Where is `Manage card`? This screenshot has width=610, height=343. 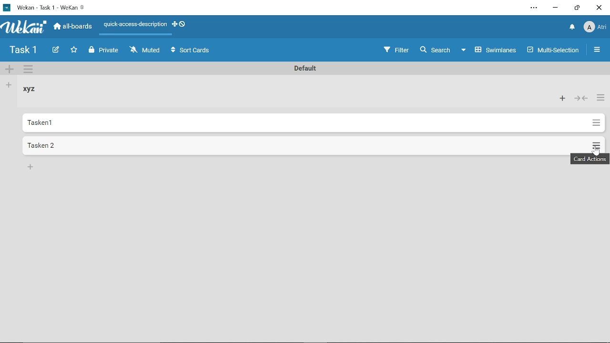 Manage card is located at coordinates (596, 123).